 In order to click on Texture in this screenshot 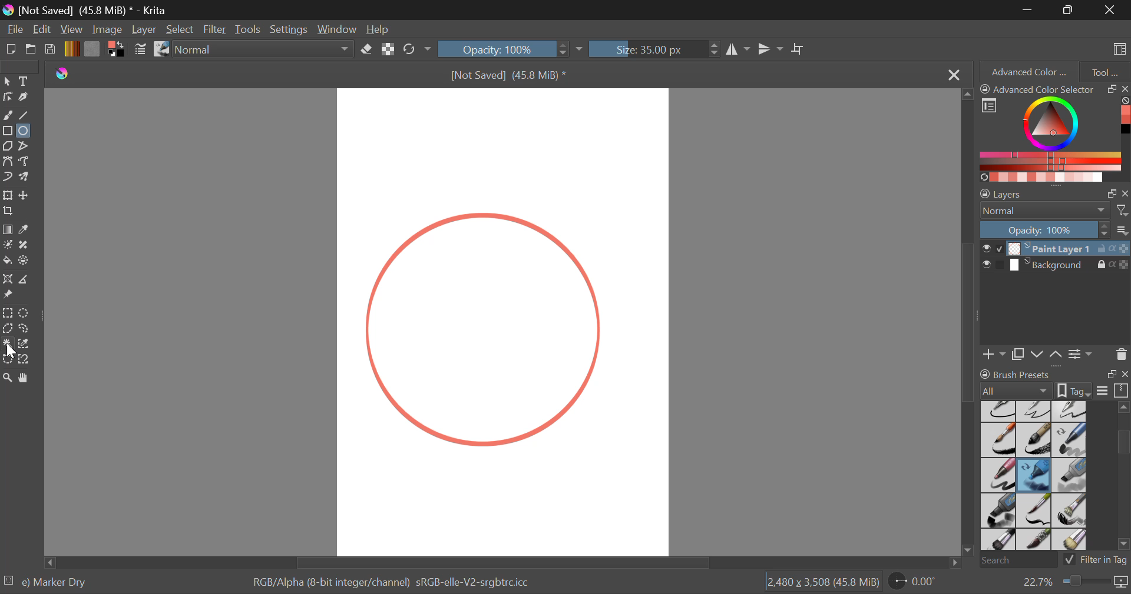, I will do `click(92, 48)`.